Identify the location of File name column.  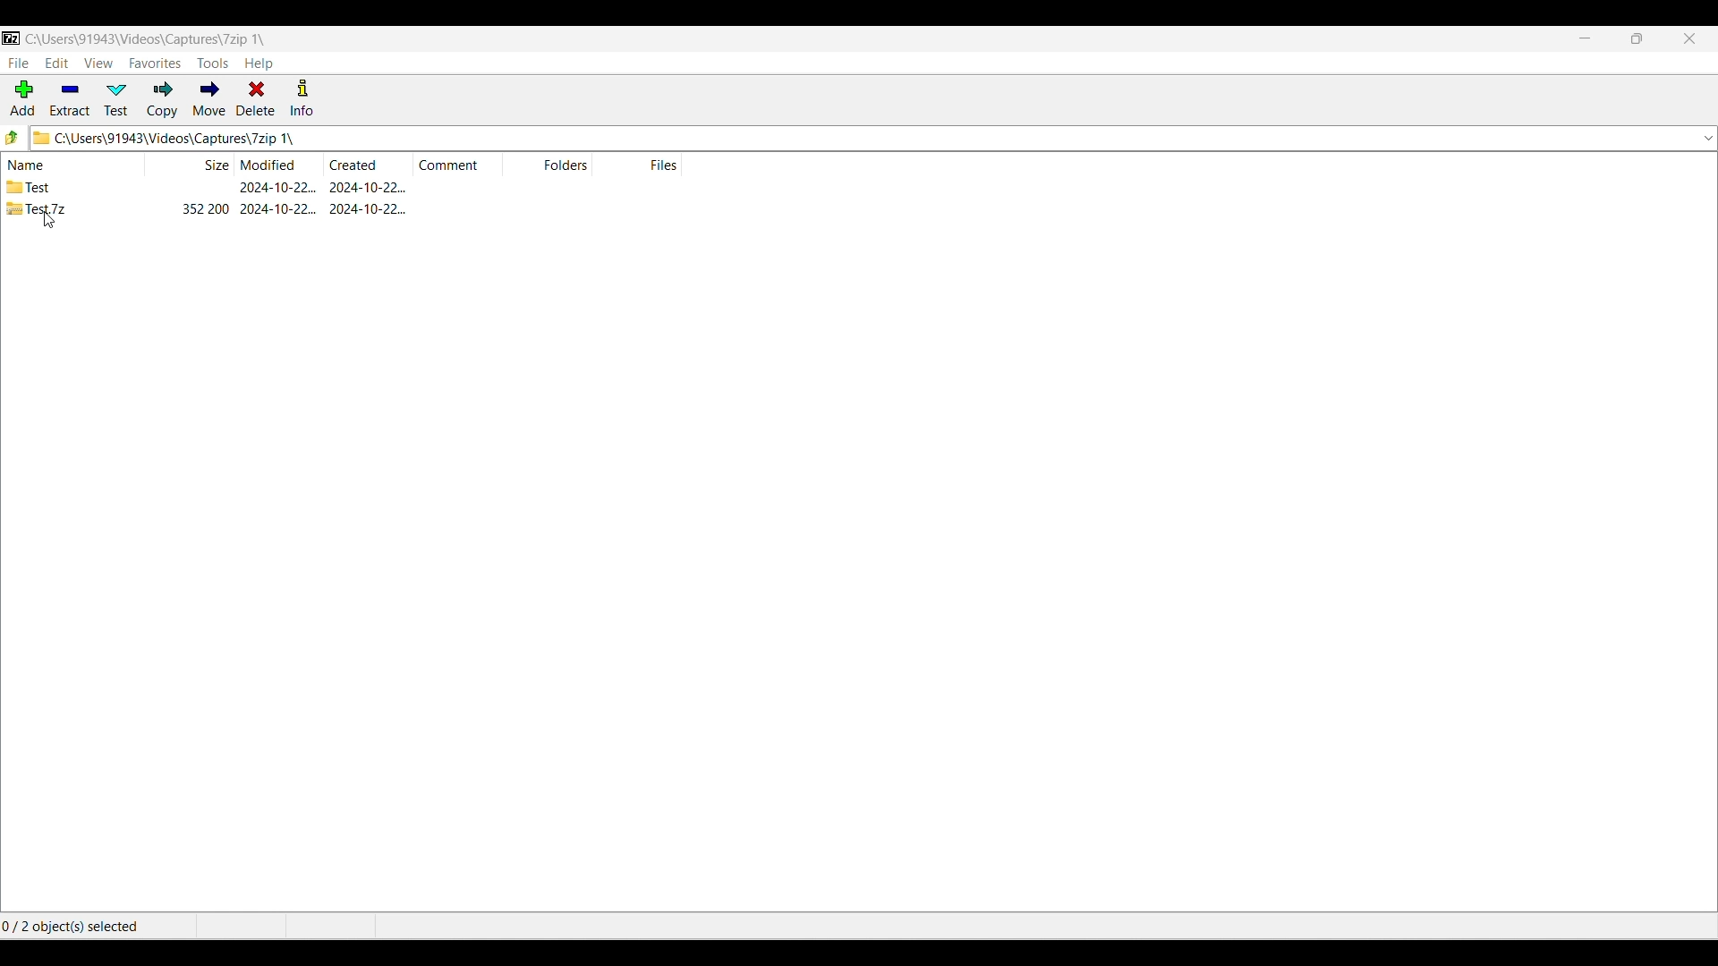
(71, 164).